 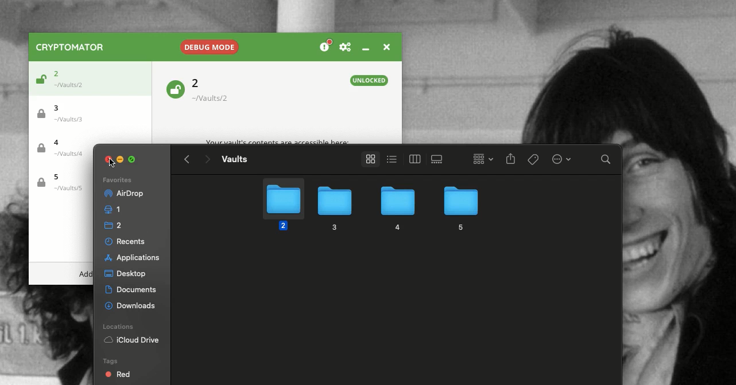 What do you see at coordinates (131, 288) in the screenshot?
I see `Downloads` at bounding box center [131, 288].